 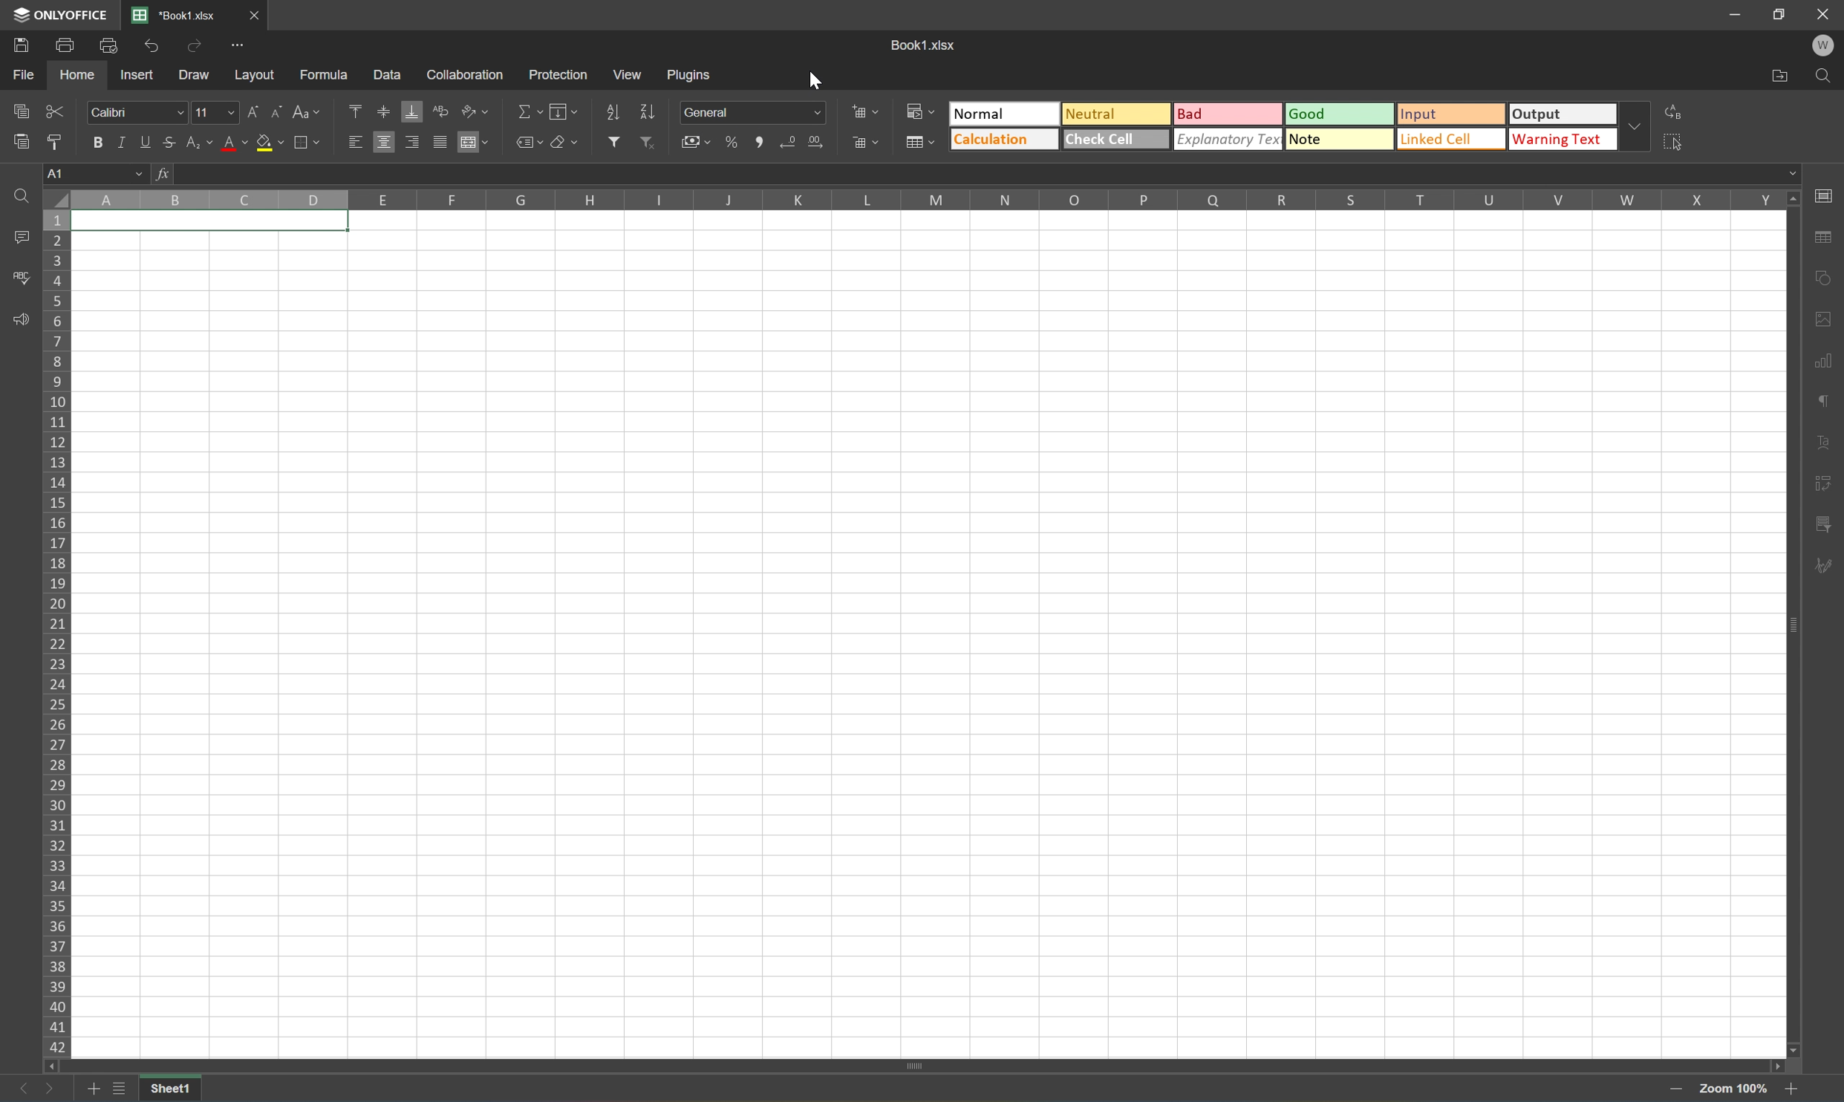 What do you see at coordinates (1678, 1089) in the screenshot?
I see `Zoom in` at bounding box center [1678, 1089].